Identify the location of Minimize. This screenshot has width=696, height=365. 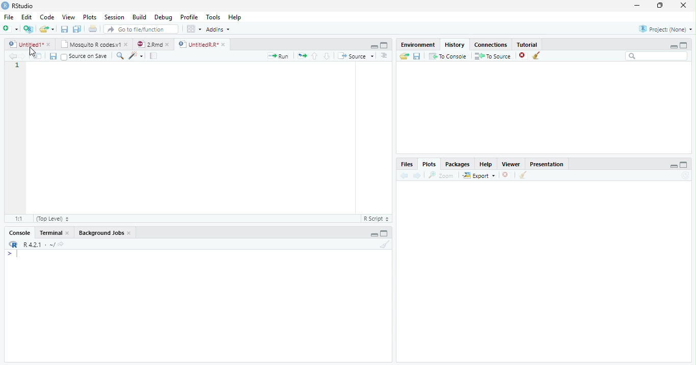
(373, 235).